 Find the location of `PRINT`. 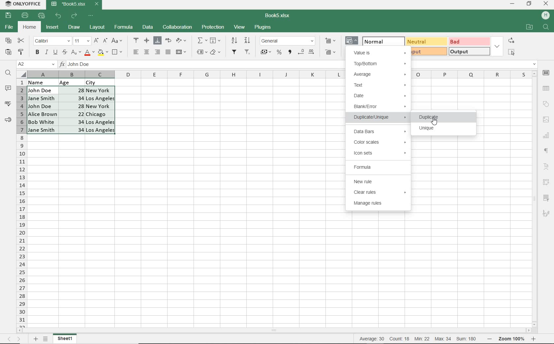

PRINT is located at coordinates (25, 15).